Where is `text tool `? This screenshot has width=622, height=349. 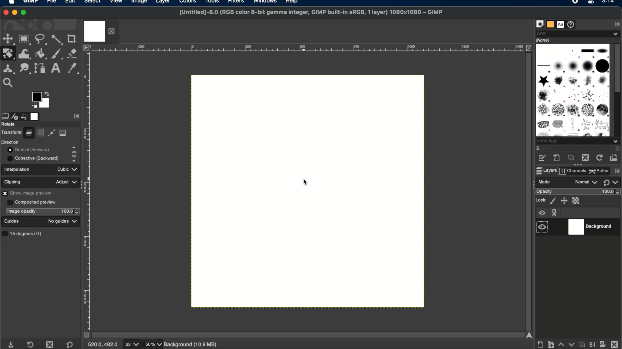
text tool  is located at coordinates (56, 68).